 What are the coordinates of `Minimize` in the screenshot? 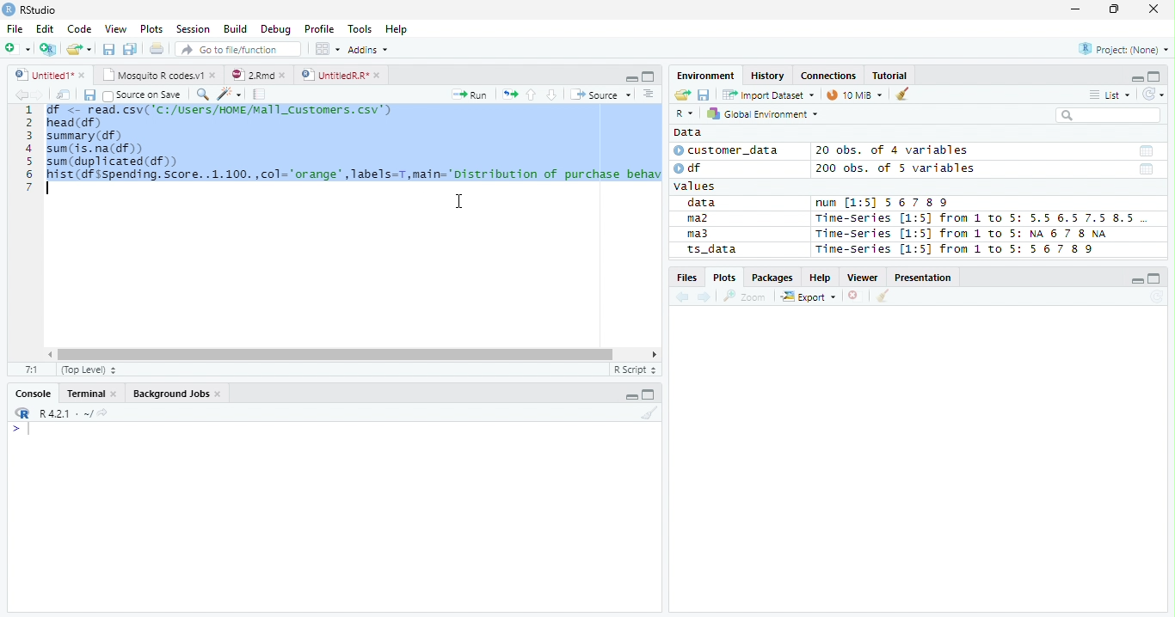 It's located at (1138, 282).